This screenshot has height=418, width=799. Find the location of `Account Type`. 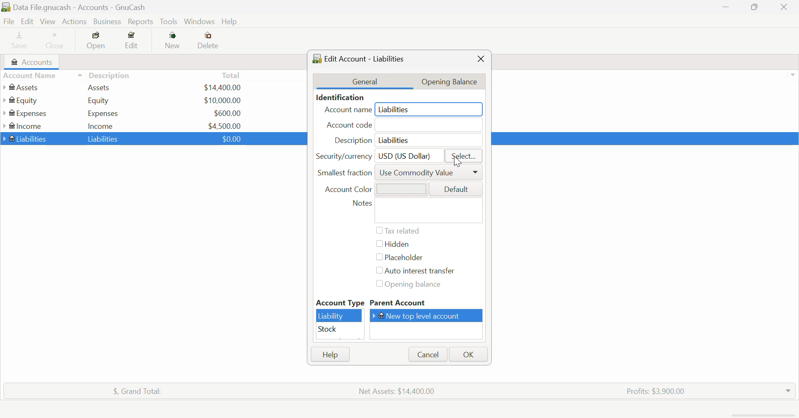

Account Type is located at coordinates (339, 303).